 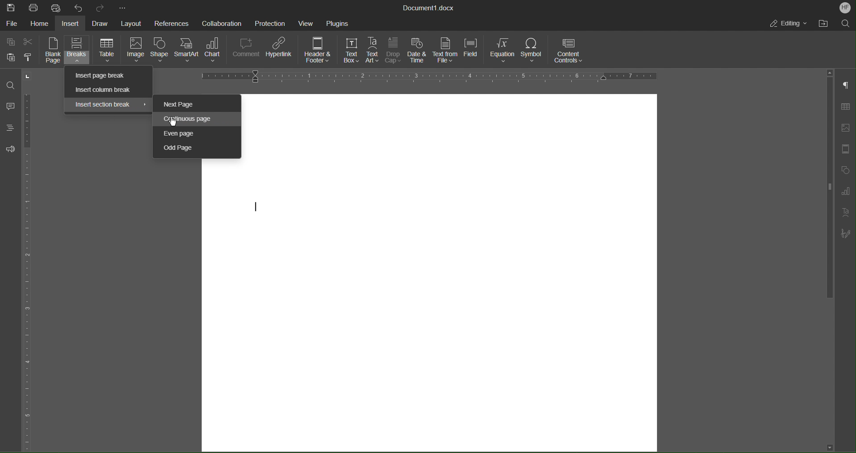 I want to click on Protection, so click(x=267, y=21).